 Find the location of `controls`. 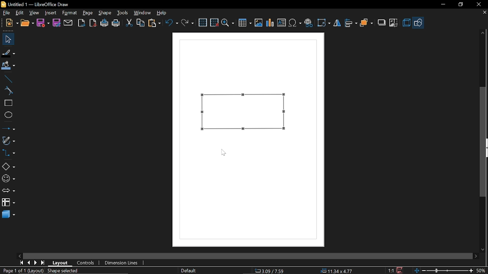

controls is located at coordinates (86, 263).